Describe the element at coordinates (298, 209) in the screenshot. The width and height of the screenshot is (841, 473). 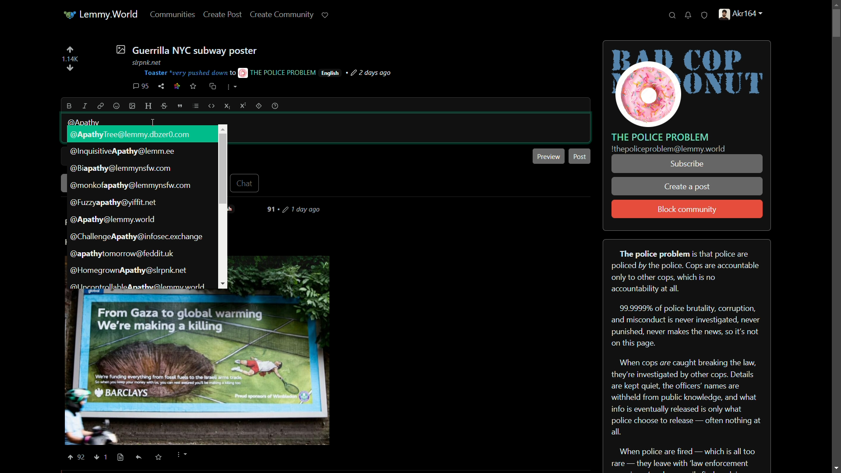
I see `days ` at that location.